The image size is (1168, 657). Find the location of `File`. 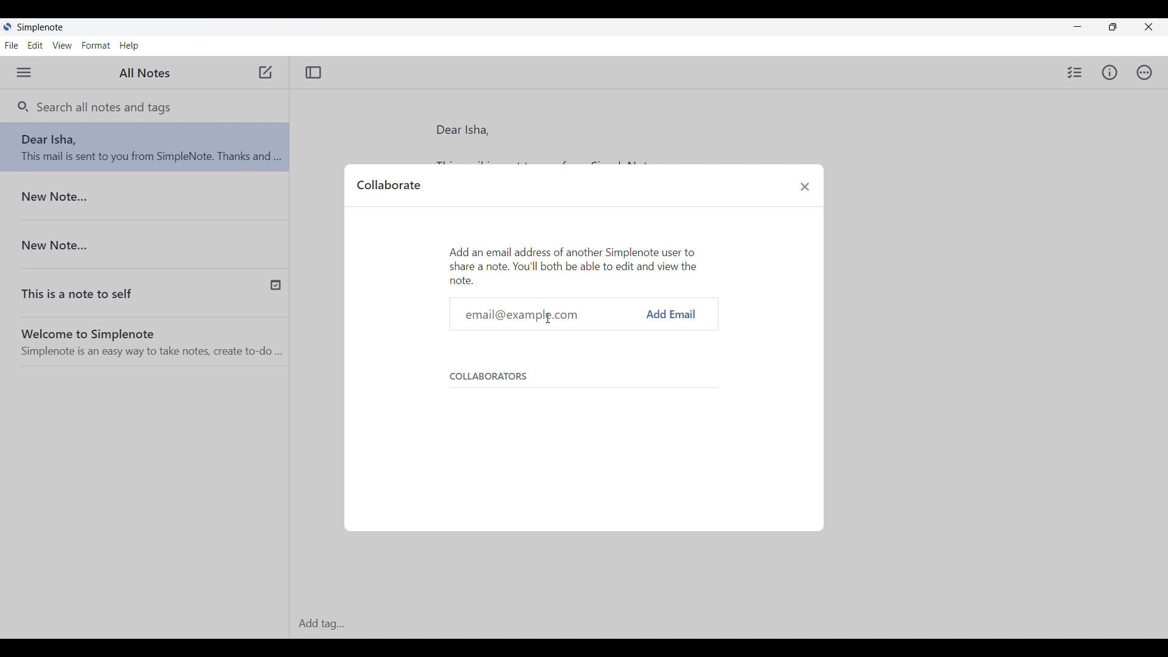

File is located at coordinates (12, 45).